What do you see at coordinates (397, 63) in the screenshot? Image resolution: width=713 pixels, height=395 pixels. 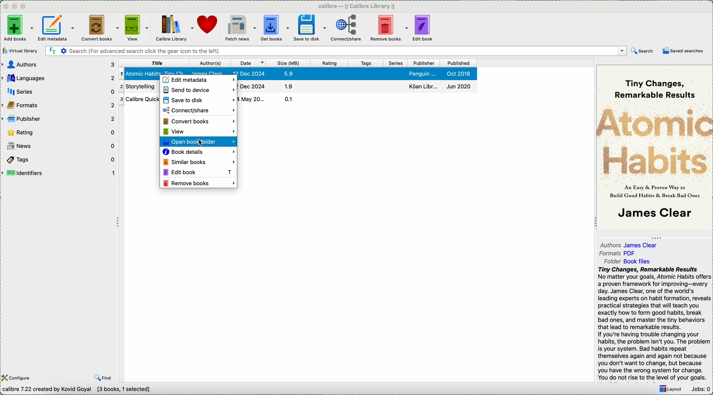 I see `series` at bounding box center [397, 63].